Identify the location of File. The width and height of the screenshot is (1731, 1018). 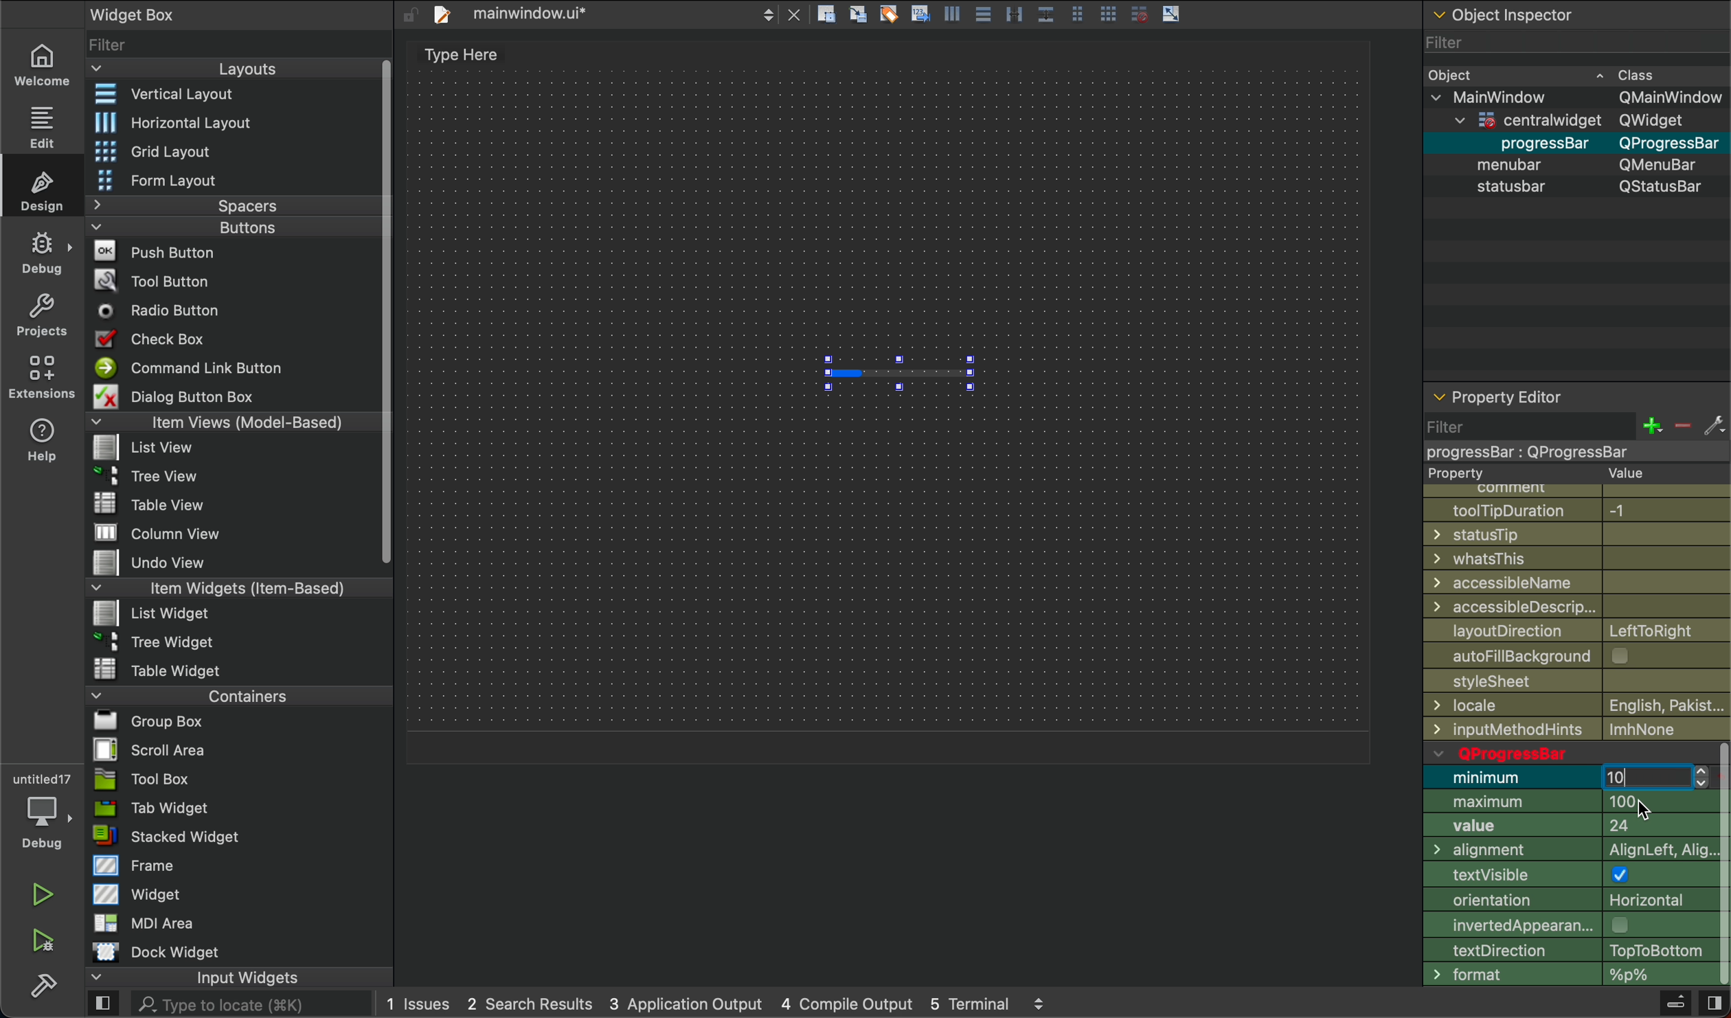
(166, 563).